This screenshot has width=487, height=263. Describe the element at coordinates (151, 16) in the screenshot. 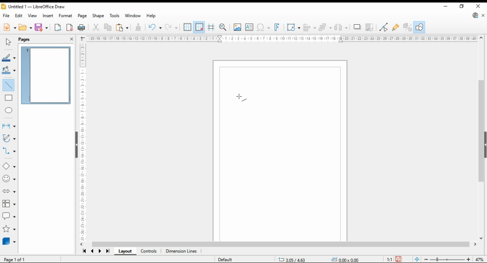

I see `help` at that location.